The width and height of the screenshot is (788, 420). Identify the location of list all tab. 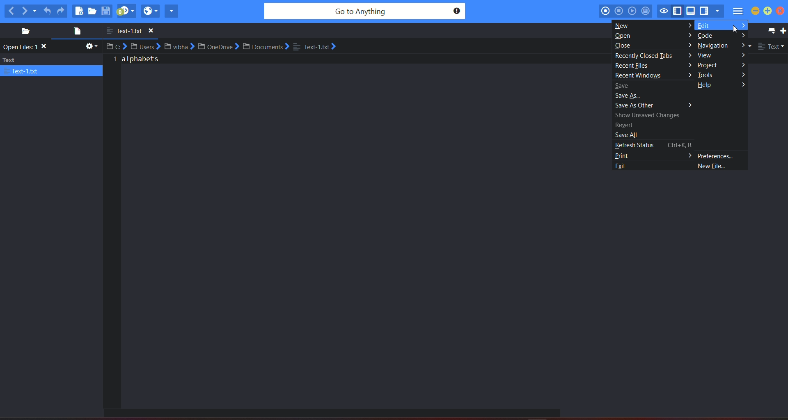
(770, 30).